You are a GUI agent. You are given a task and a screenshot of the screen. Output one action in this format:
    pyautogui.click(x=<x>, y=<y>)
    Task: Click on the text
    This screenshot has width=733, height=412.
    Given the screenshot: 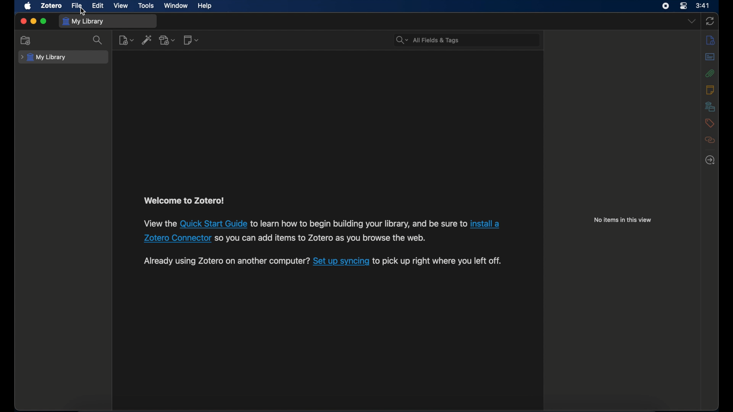 What is the action you would take?
    pyautogui.click(x=160, y=223)
    